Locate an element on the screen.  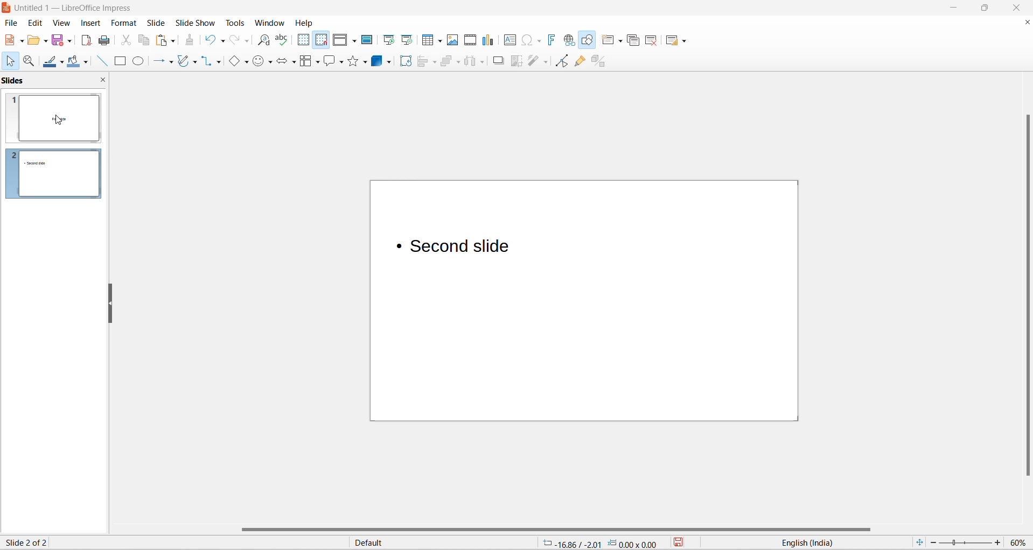
display views options is located at coordinates (355, 41).